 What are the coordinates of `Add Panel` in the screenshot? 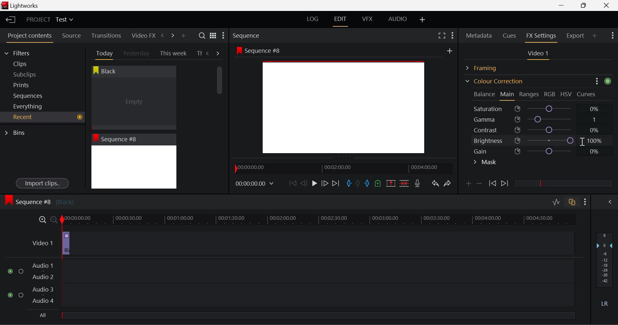 It's located at (595, 35).